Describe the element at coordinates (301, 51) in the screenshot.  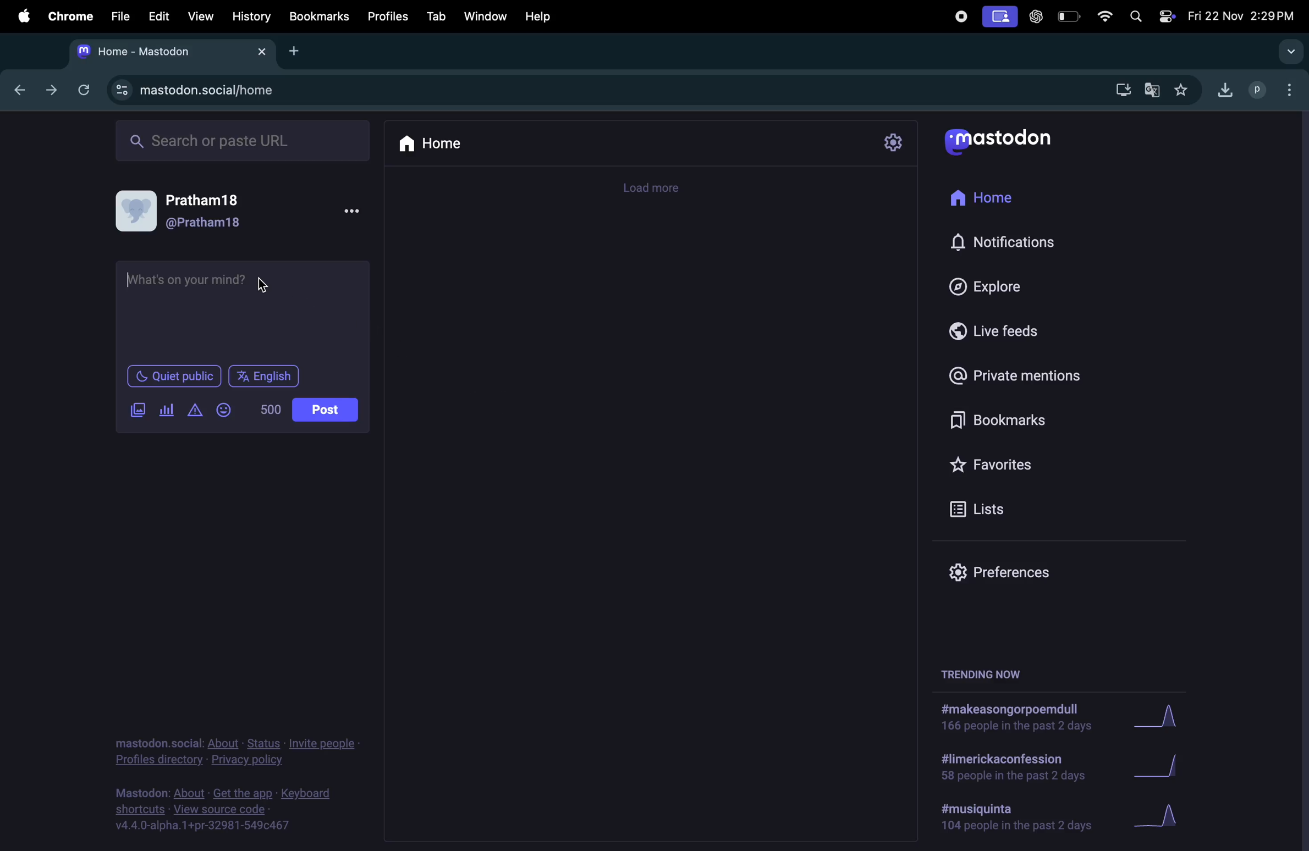
I see `add tab` at that location.